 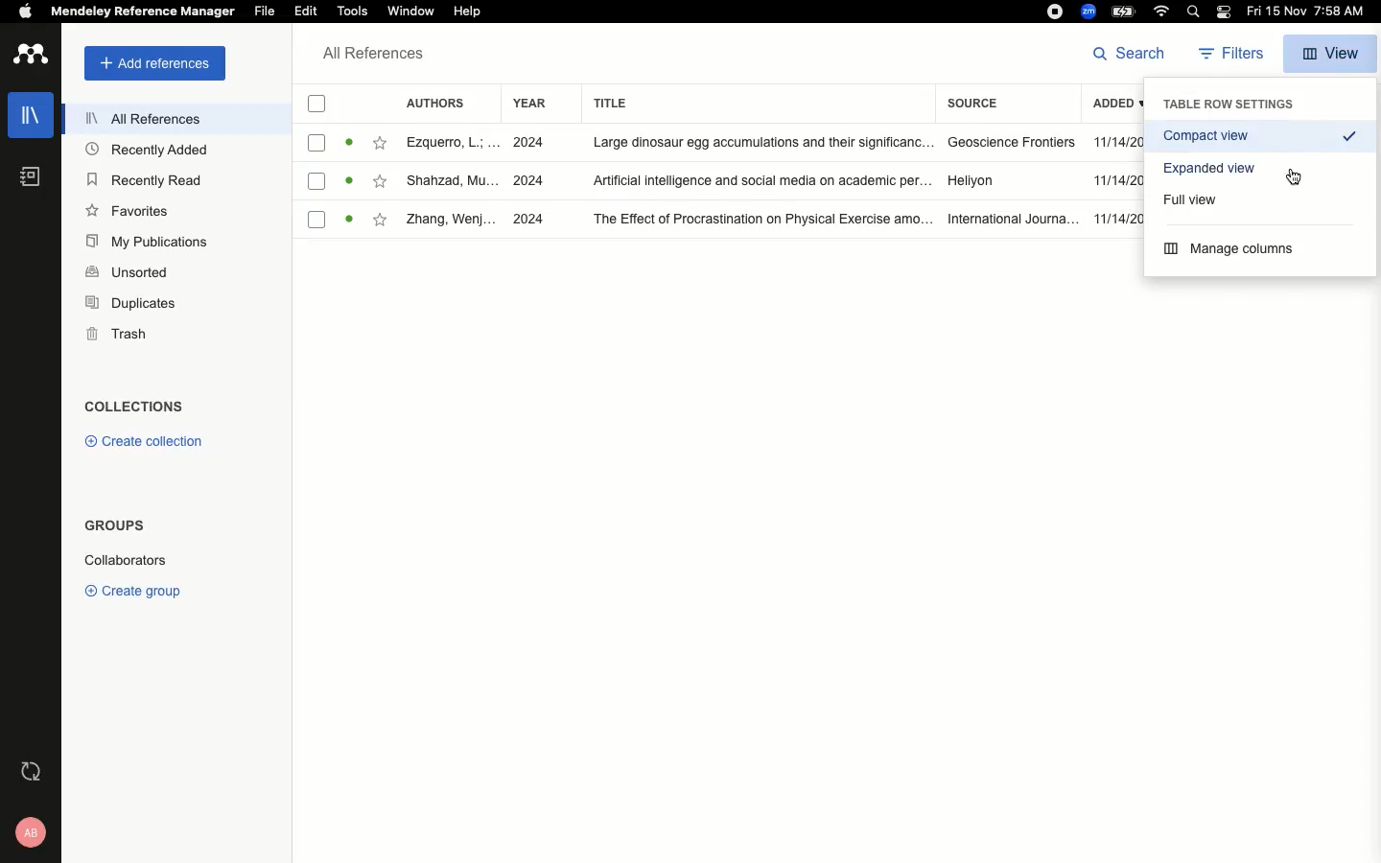 What do you see at coordinates (1007, 219) in the screenshot?
I see `International journal` at bounding box center [1007, 219].